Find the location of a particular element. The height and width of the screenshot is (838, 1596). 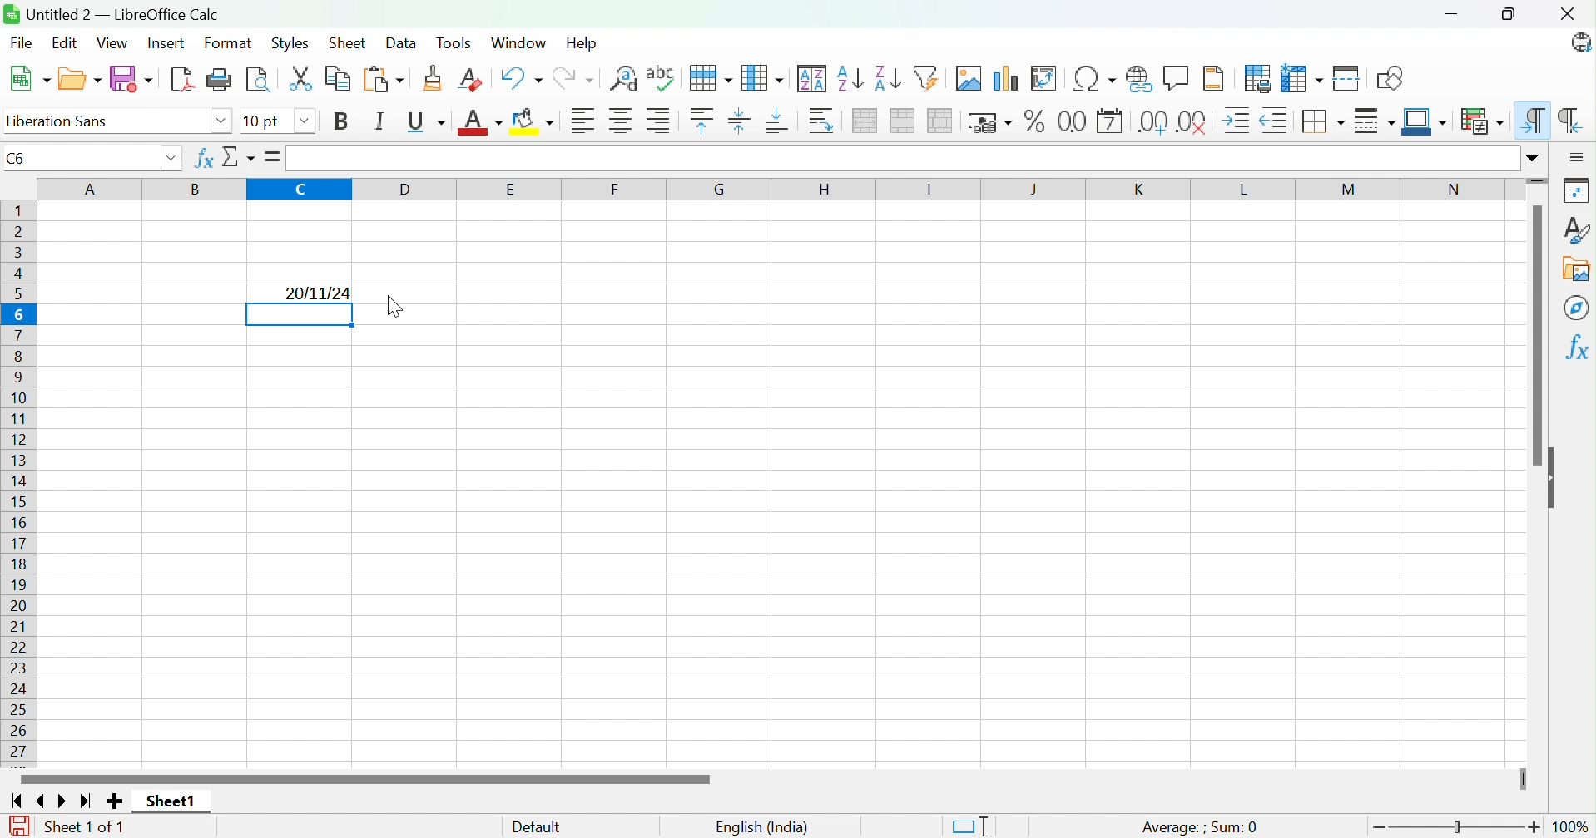

Right-to-left is located at coordinates (1570, 121).